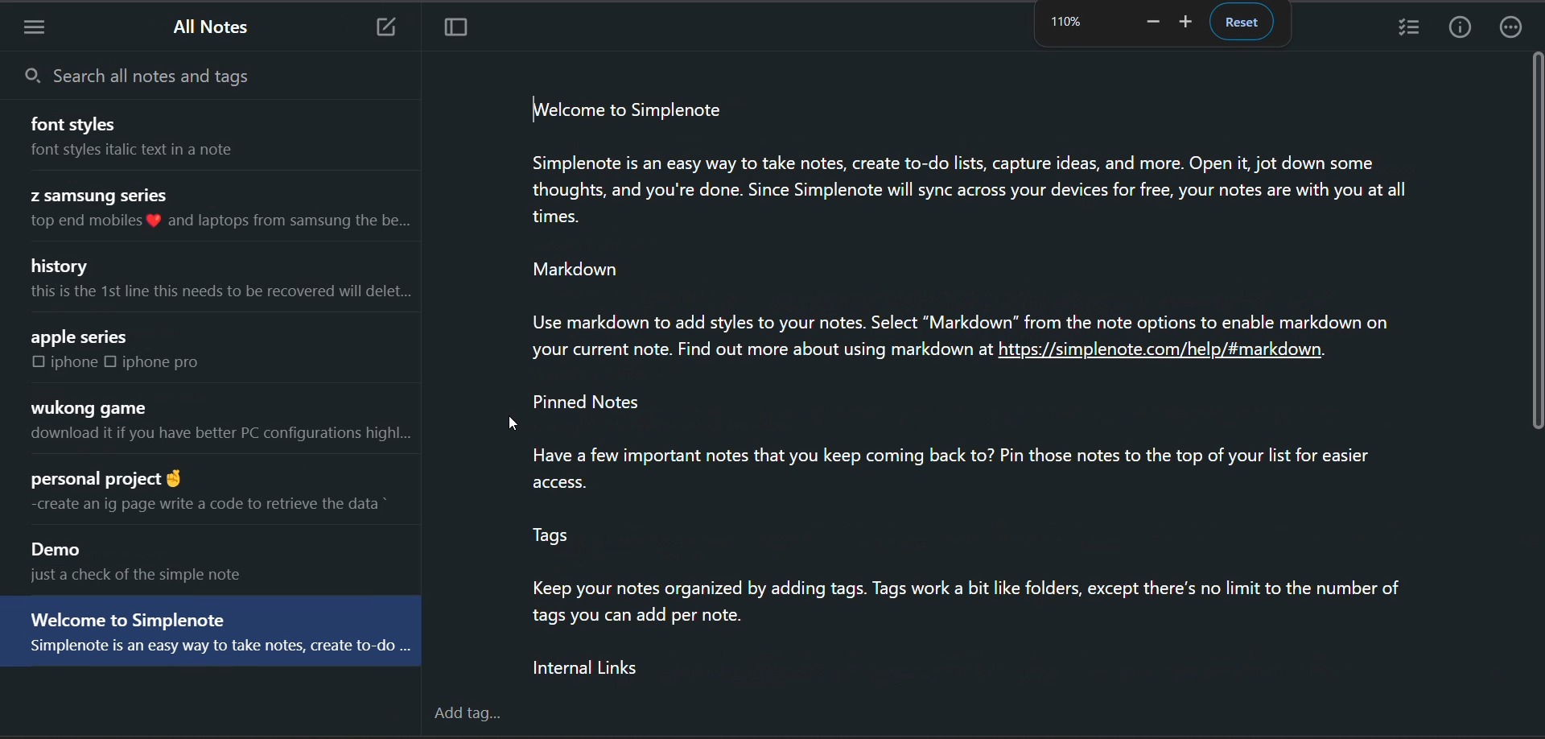 The height and width of the screenshot is (739, 1545). What do you see at coordinates (211, 653) in the screenshot?
I see `Simplenote is an easy way to take notes, create to-do ...` at bounding box center [211, 653].